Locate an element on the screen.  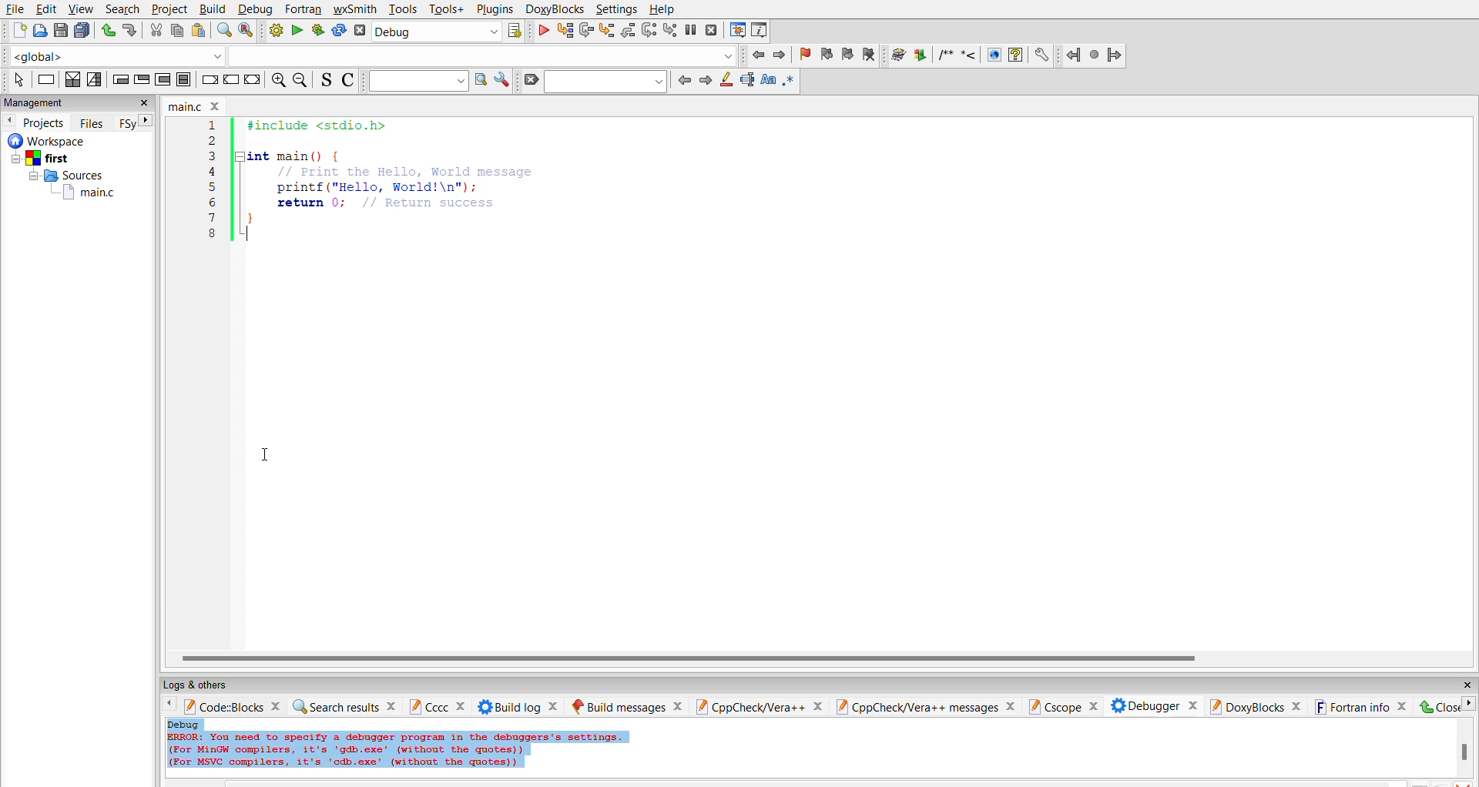
step out is located at coordinates (631, 29).